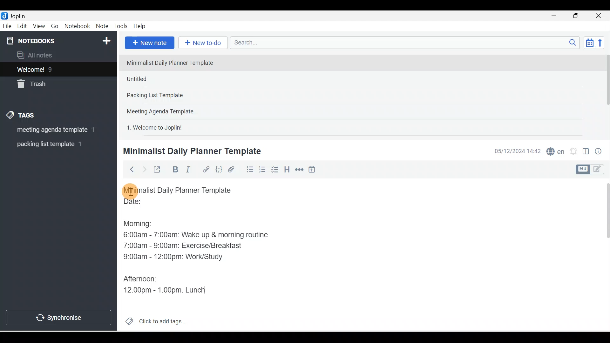 This screenshot has height=343, width=610. Describe the element at coordinates (39, 26) in the screenshot. I see `View` at that location.